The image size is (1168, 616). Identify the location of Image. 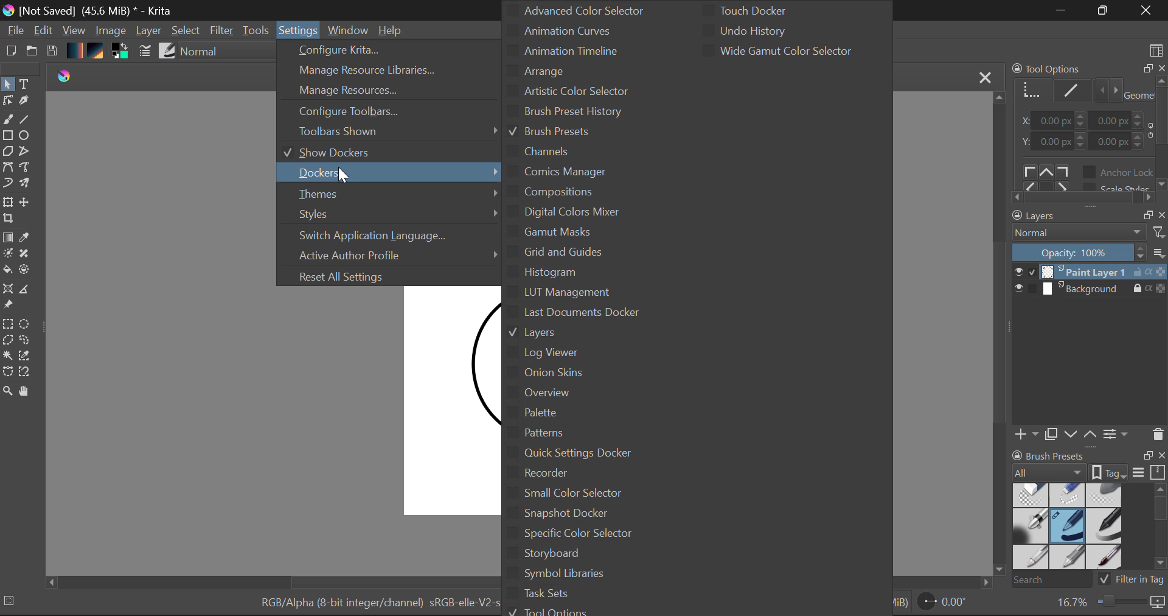
(110, 32).